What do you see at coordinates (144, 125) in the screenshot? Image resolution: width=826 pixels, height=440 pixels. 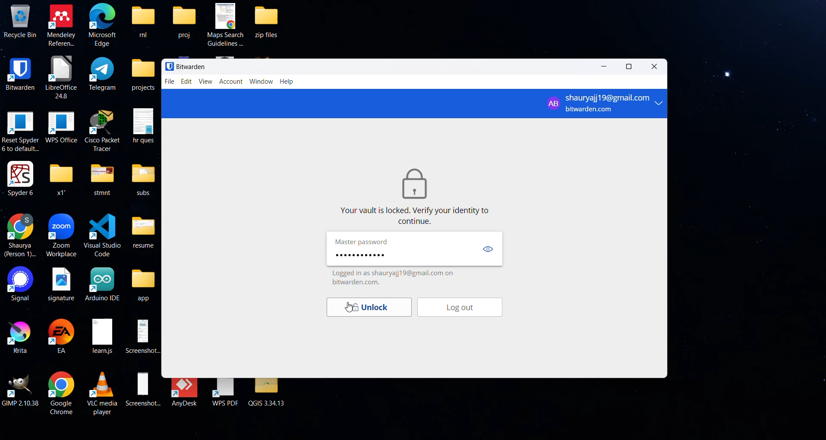 I see `hr ques` at bounding box center [144, 125].